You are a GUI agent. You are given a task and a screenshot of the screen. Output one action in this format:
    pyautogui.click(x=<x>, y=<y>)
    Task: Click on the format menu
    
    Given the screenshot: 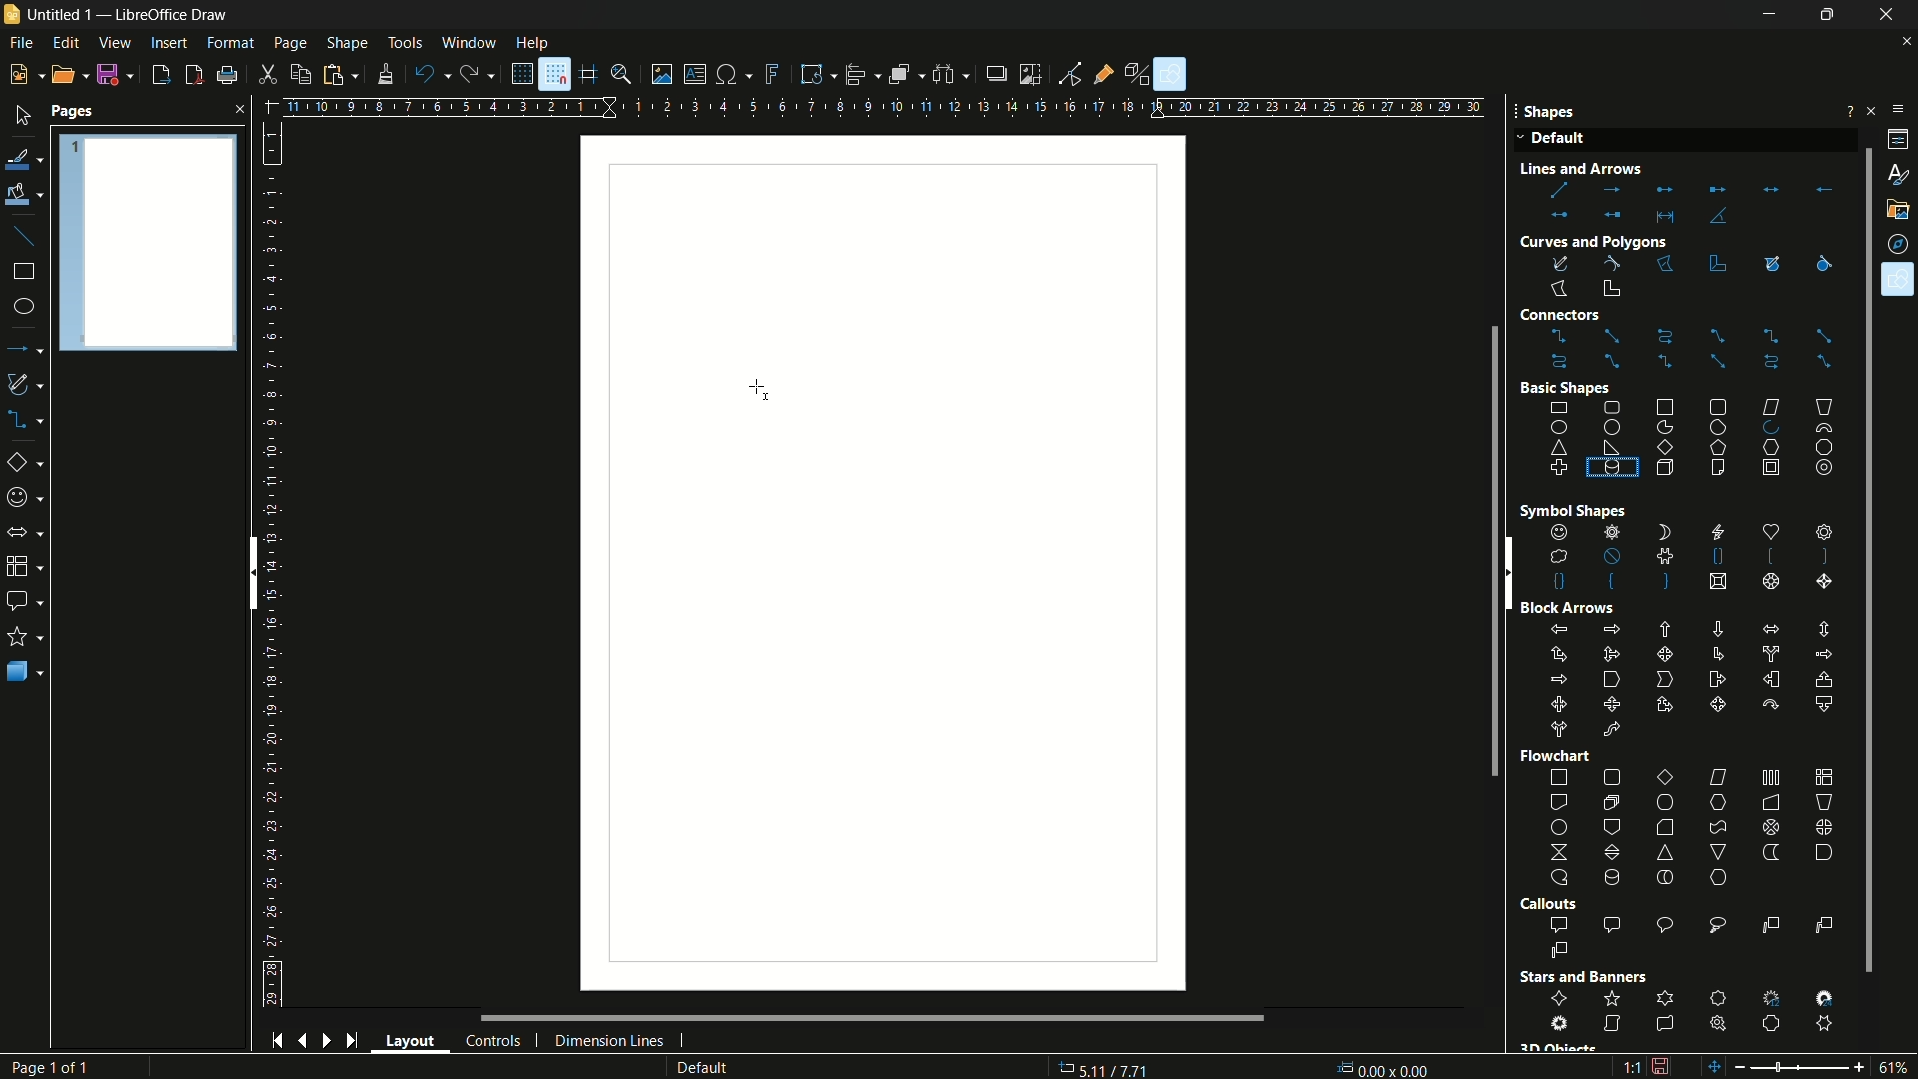 What is the action you would take?
    pyautogui.click(x=230, y=43)
    